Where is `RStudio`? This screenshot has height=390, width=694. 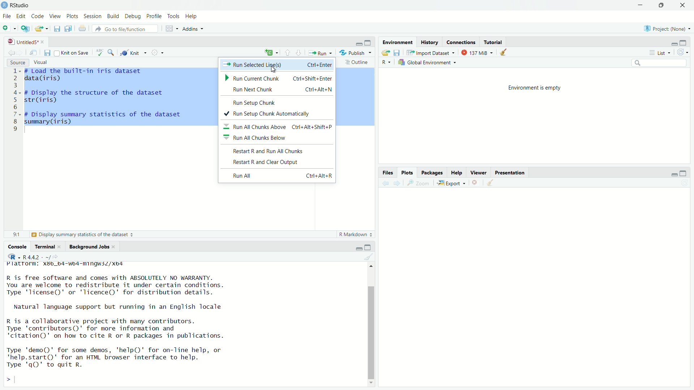
RStudio is located at coordinates (16, 5).